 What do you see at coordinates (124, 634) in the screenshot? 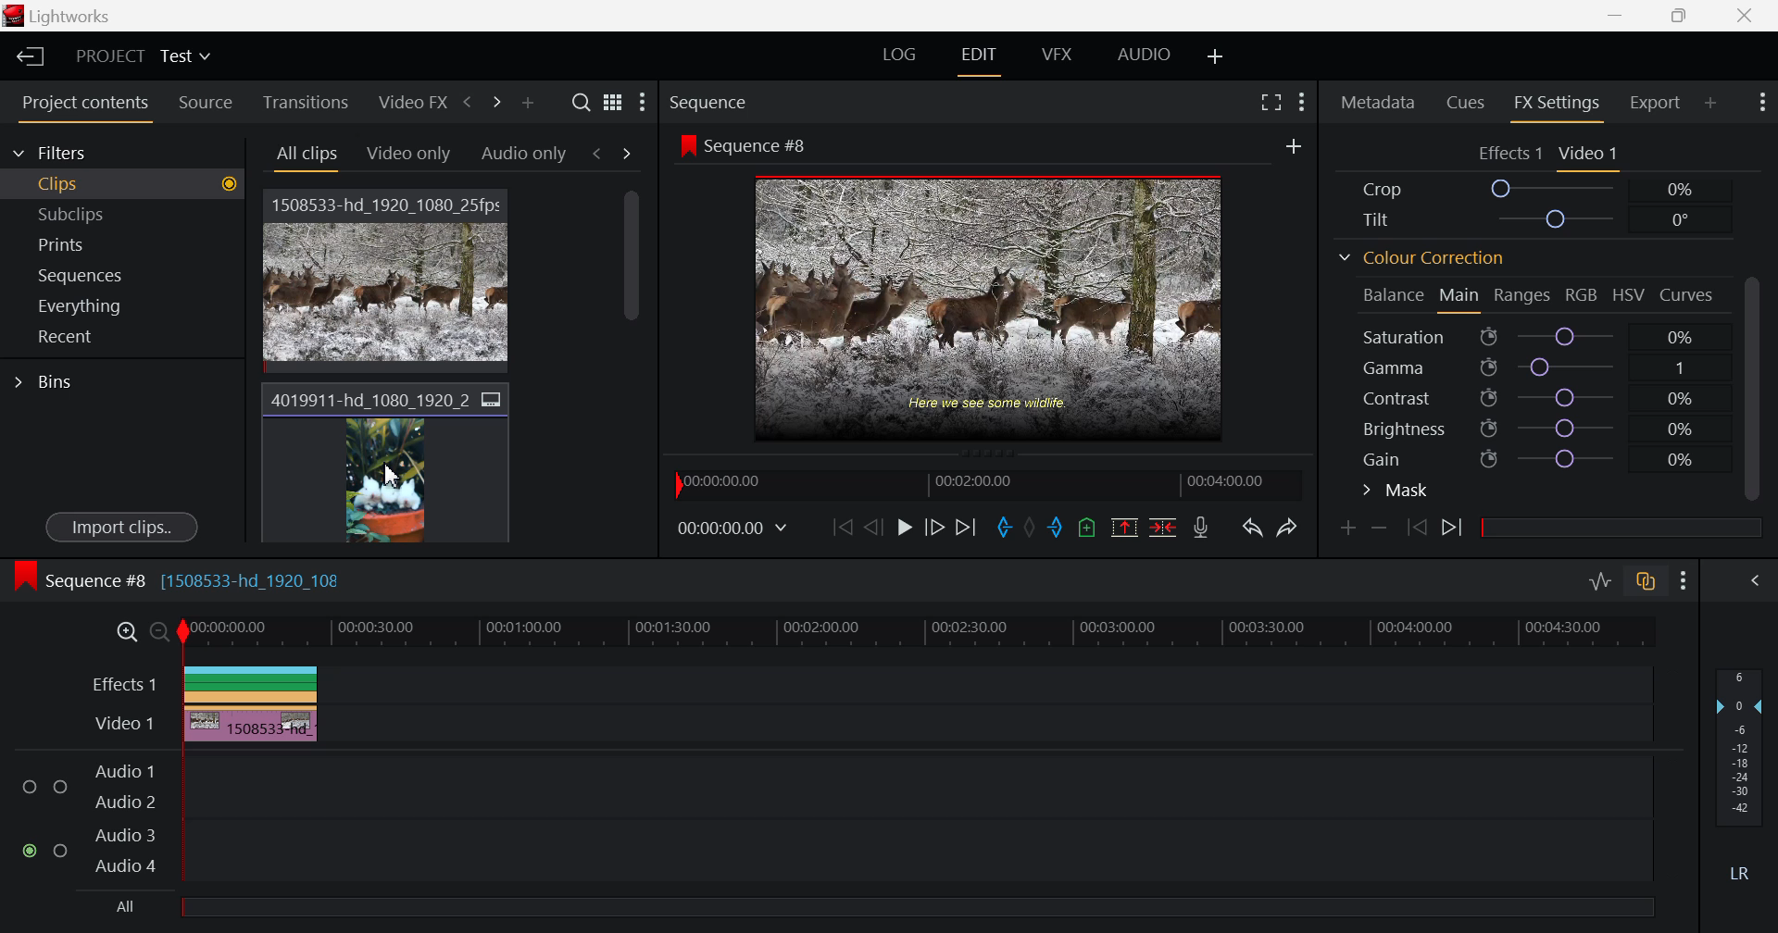
I see `Timeline Zoom In` at bounding box center [124, 634].